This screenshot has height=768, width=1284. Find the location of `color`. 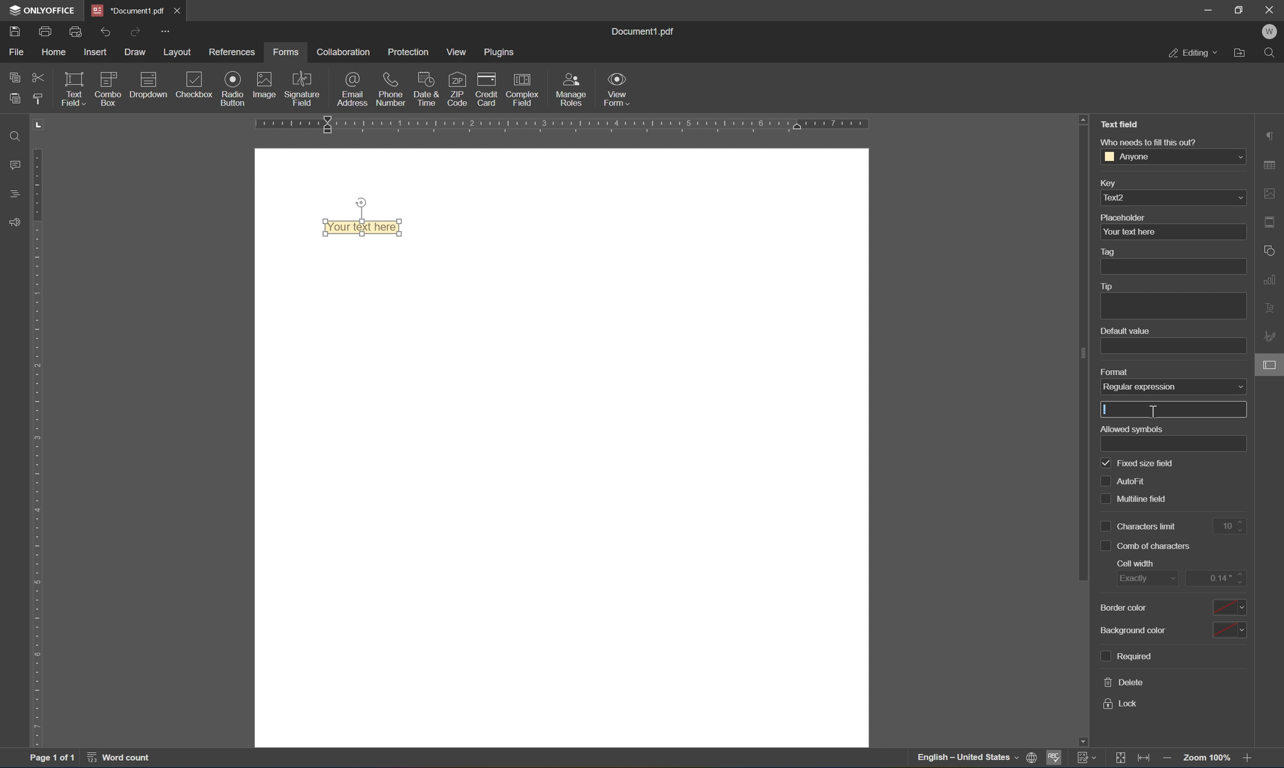

color is located at coordinates (1231, 608).